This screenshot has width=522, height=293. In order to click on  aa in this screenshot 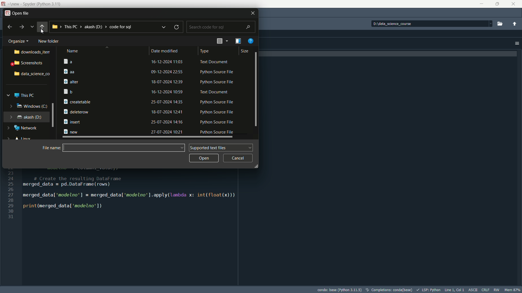, I will do `click(73, 70)`.